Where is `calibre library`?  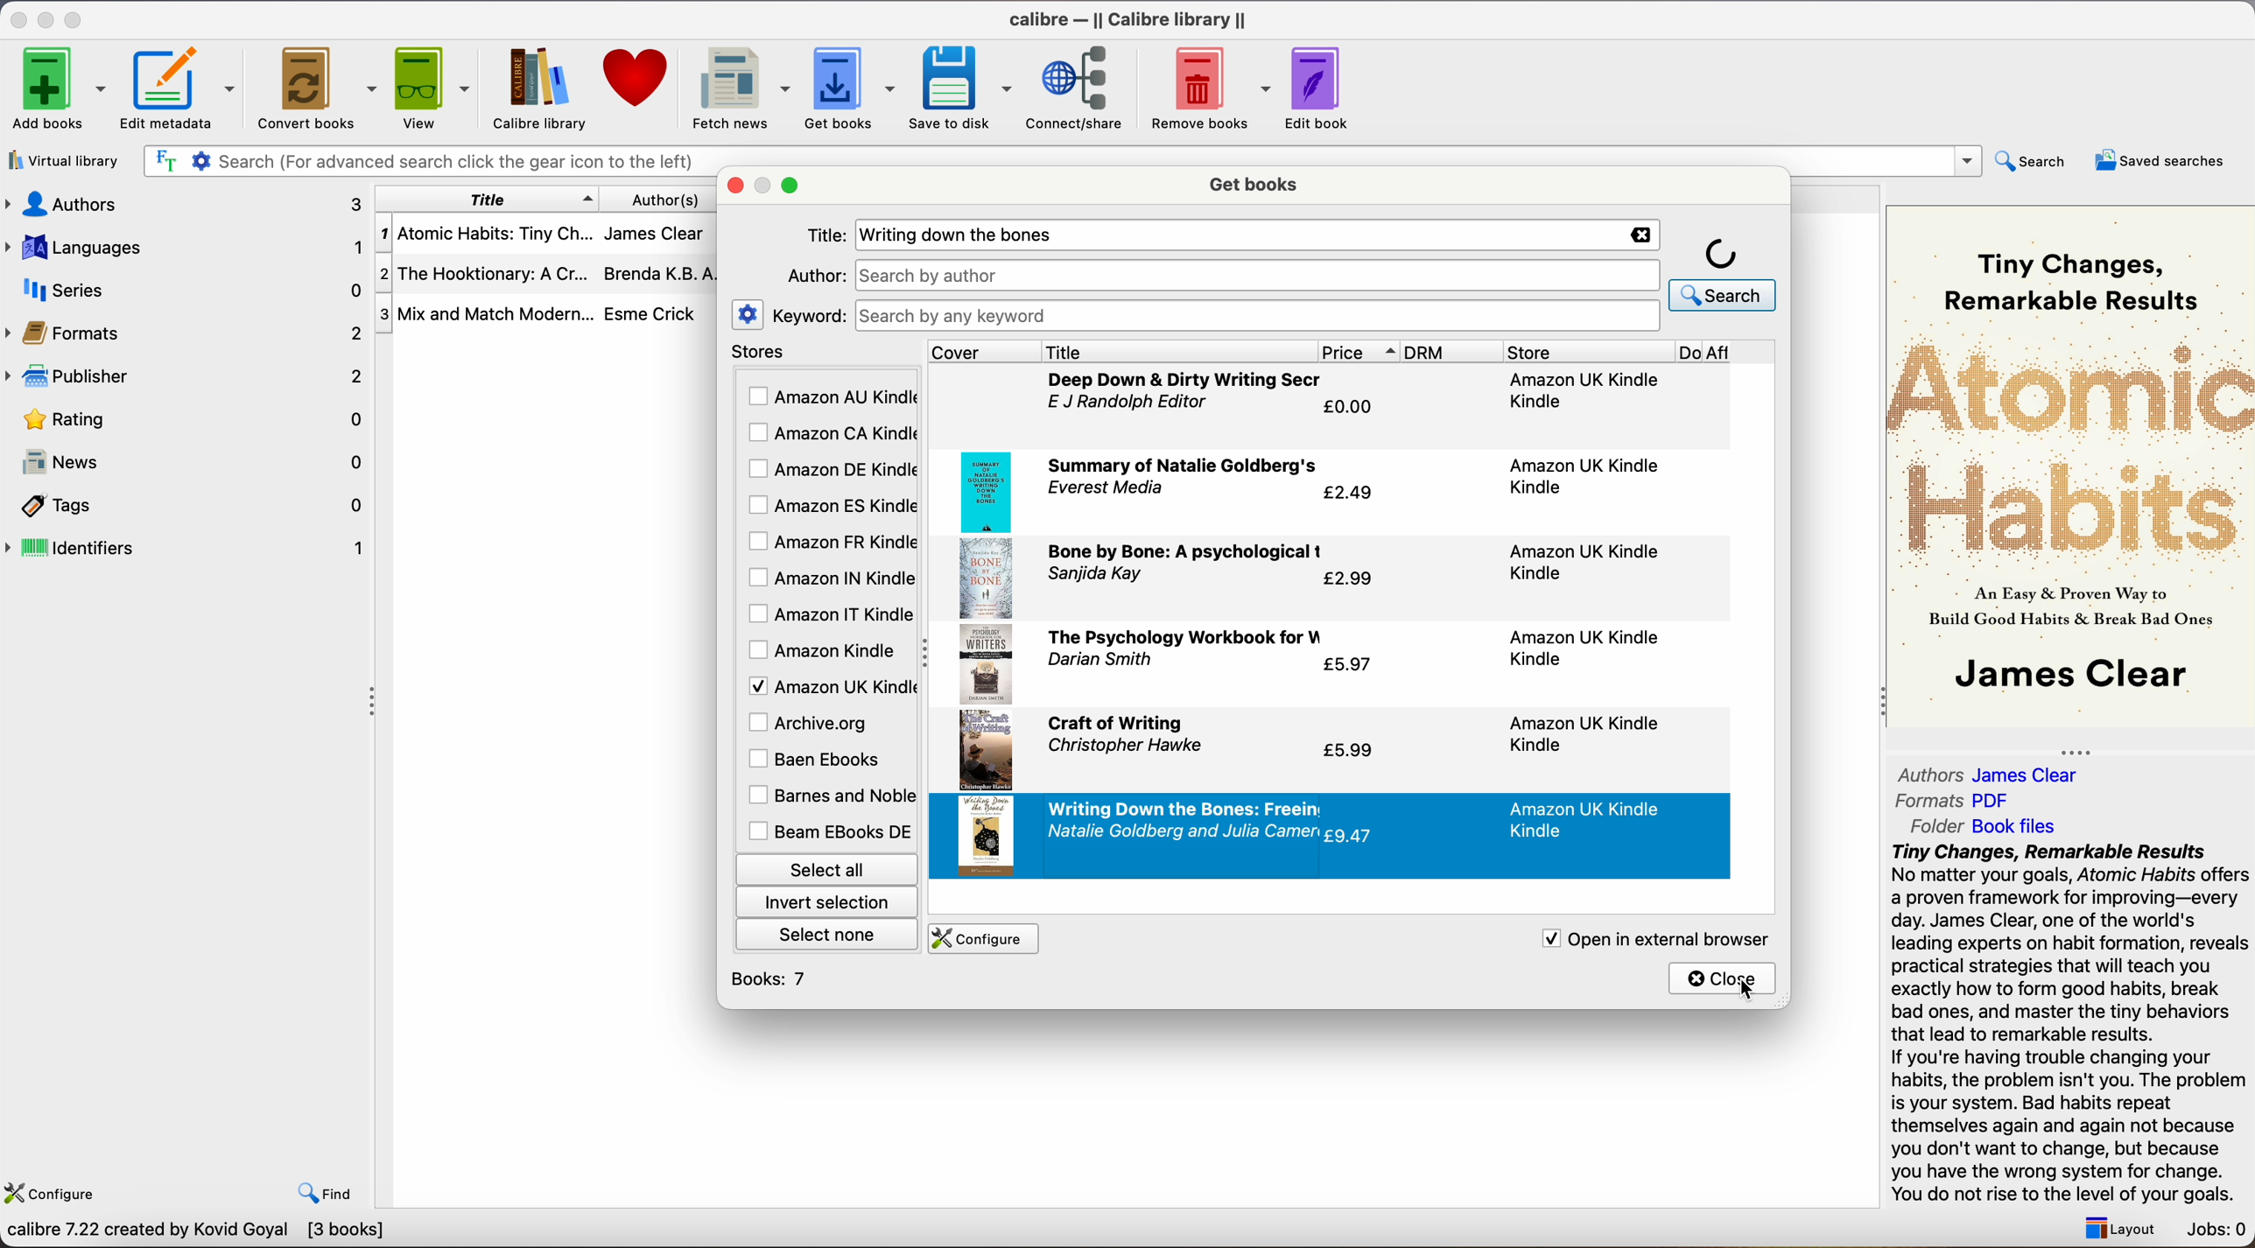
calibre library is located at coordinates (532, 88).